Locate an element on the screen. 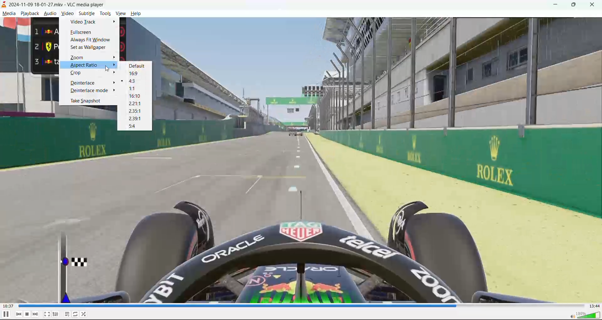 The width and height of the screenshot is (602, 320). volume is located at coordinates (585, 316).